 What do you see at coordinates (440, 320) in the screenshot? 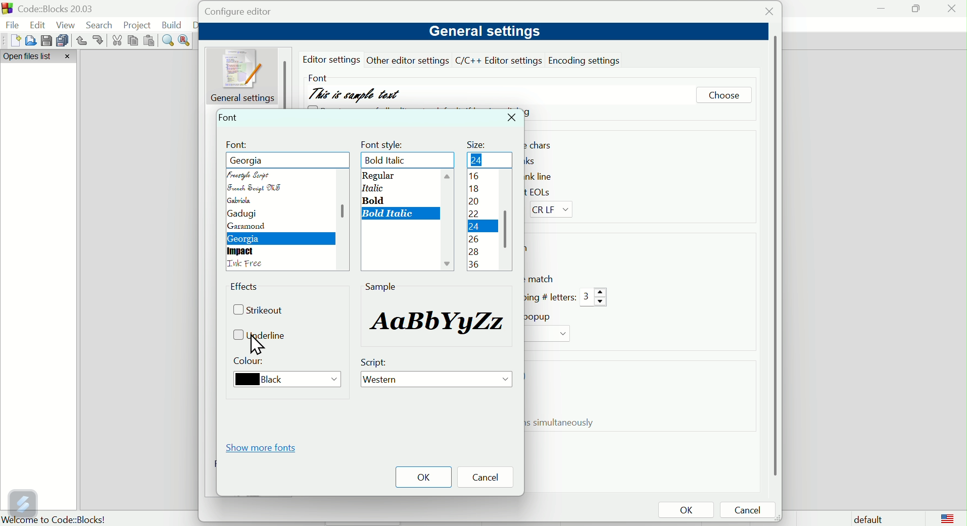
I see `sample` at bounding box center [440, 320].